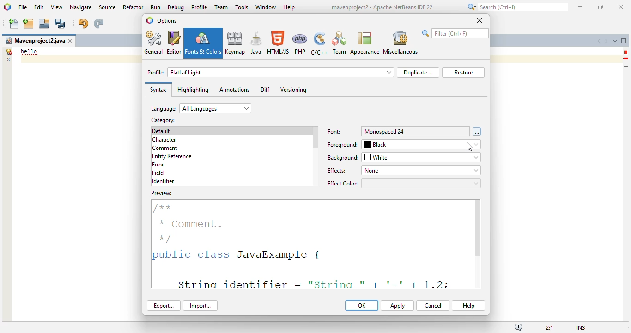  What do you see at coordinates (167, 20) in the screenshot?
I see `options` at bounding box center [167, 20].